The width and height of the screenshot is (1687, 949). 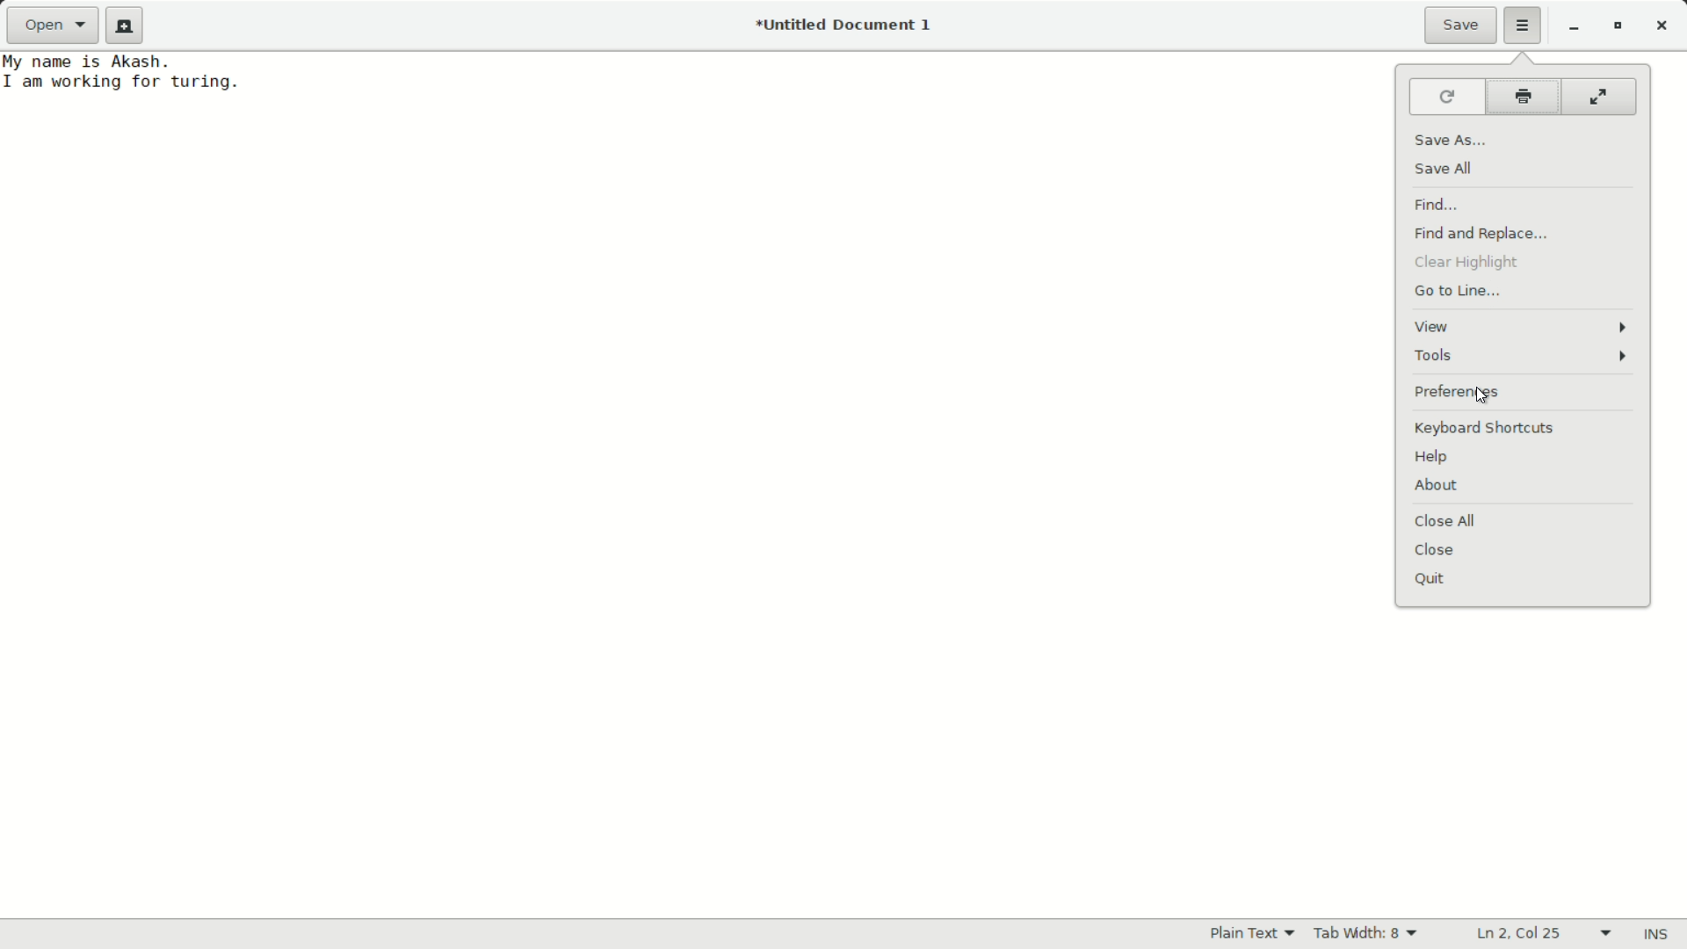 What do you see at coordinates (1443, 203) in the screenshot?
I see `find` at bounding box center [1443, 203].